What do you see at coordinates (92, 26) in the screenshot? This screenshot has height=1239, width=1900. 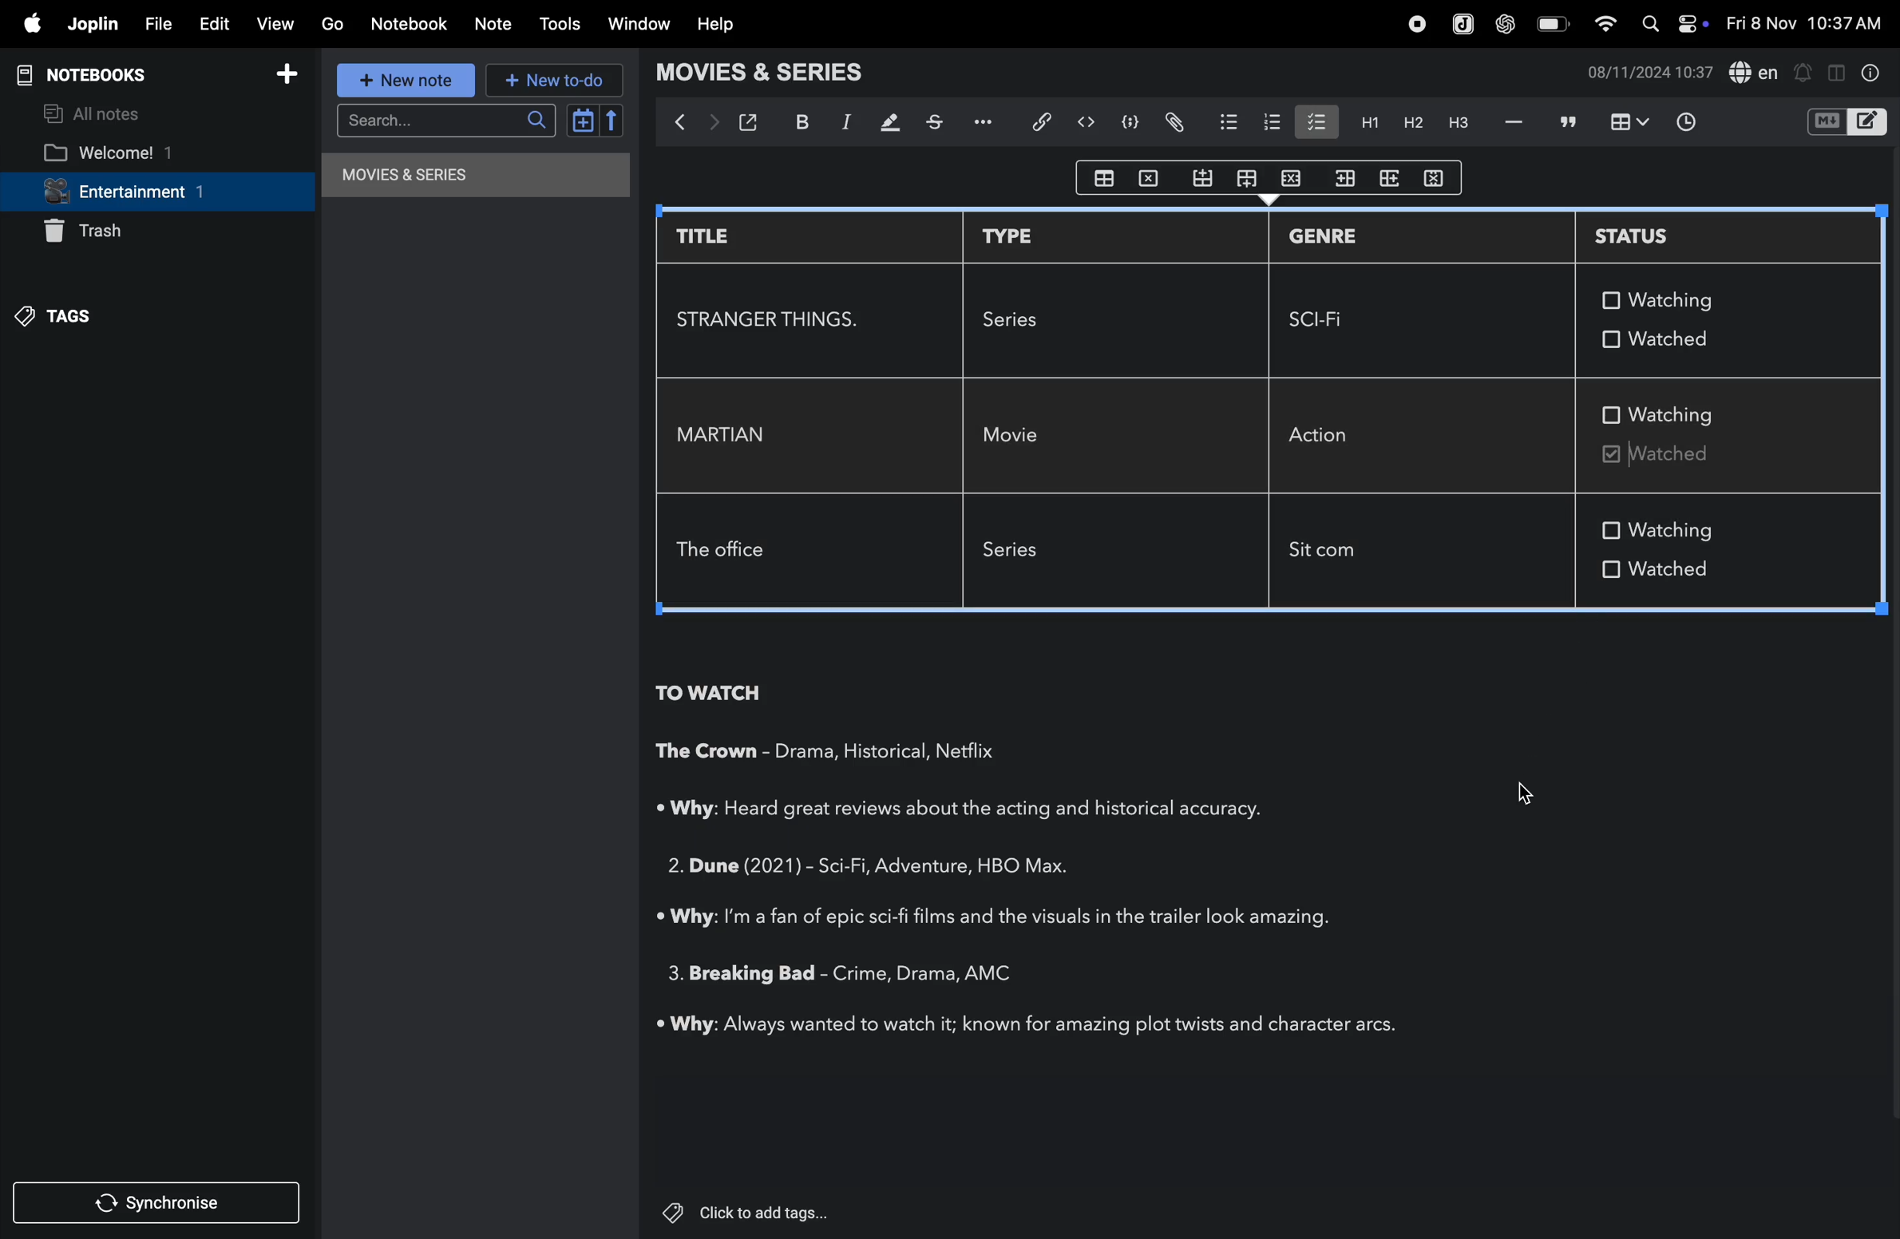 I see `joplin` at bounding box center [92, 26].